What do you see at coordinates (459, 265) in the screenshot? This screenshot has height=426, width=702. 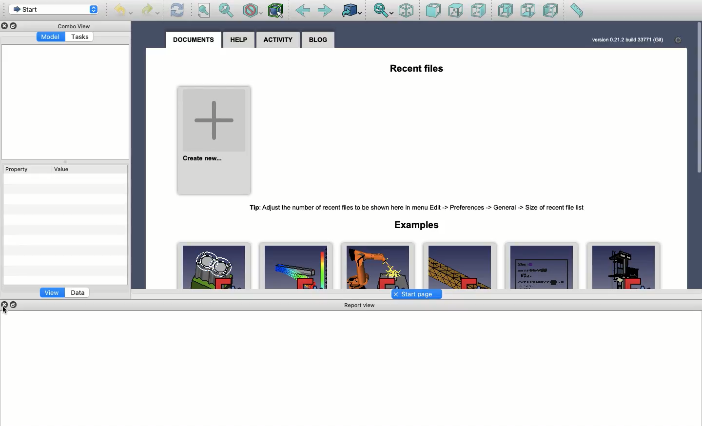 I see `FemCalculixCantile ver3D_newSolver.FCStd 158Kb` at bounding box center [459, 265].